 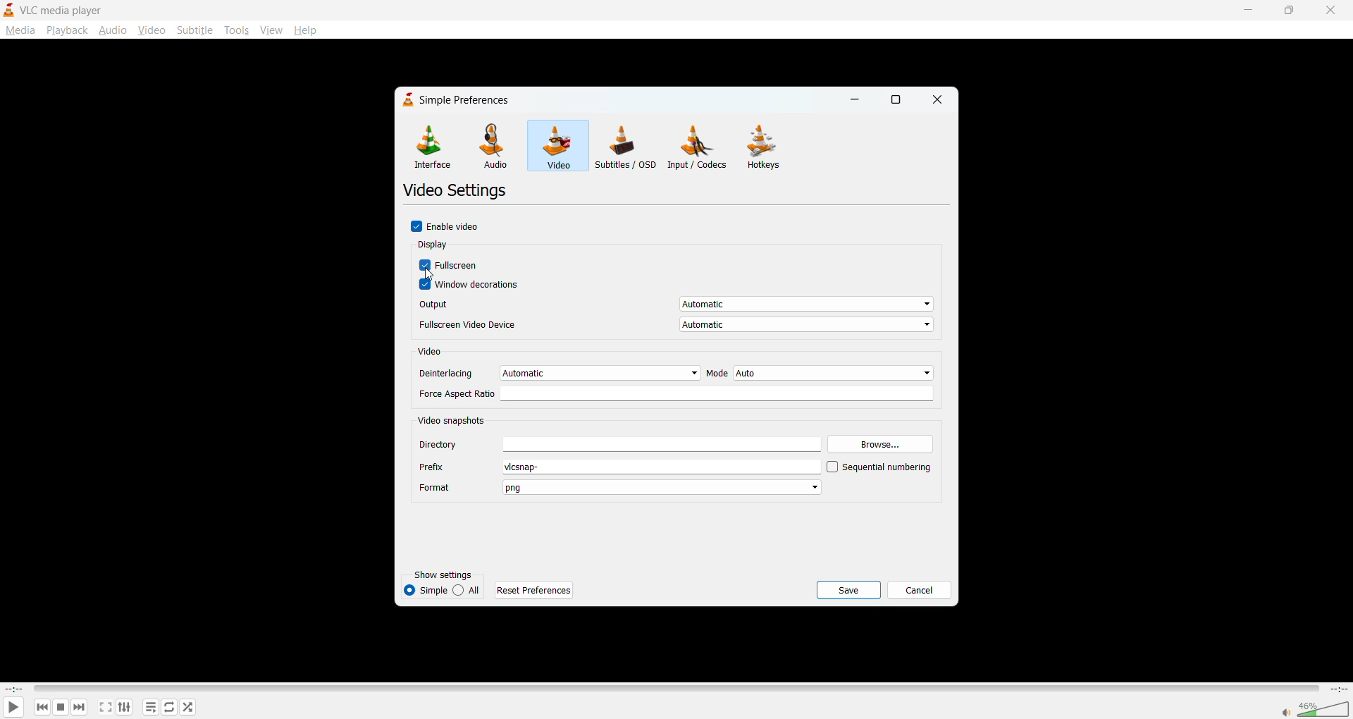 I want to click on cursor, so click(x=430, y=276).